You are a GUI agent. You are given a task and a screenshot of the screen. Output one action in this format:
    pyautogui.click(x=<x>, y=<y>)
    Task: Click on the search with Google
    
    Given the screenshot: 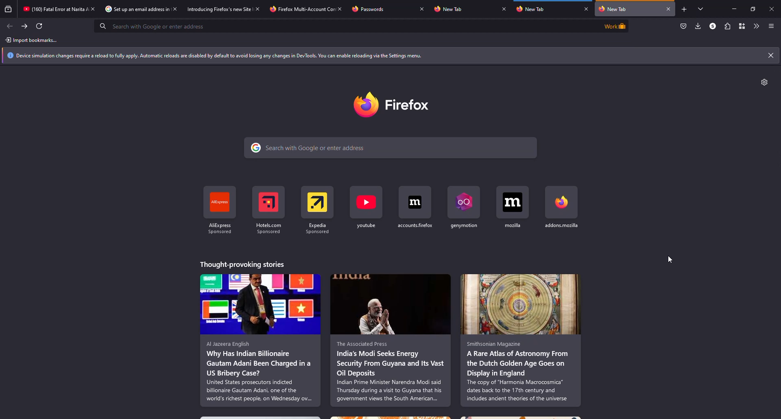 What is the action you would take?
    pyautogui.click(x=390, y=148)
    